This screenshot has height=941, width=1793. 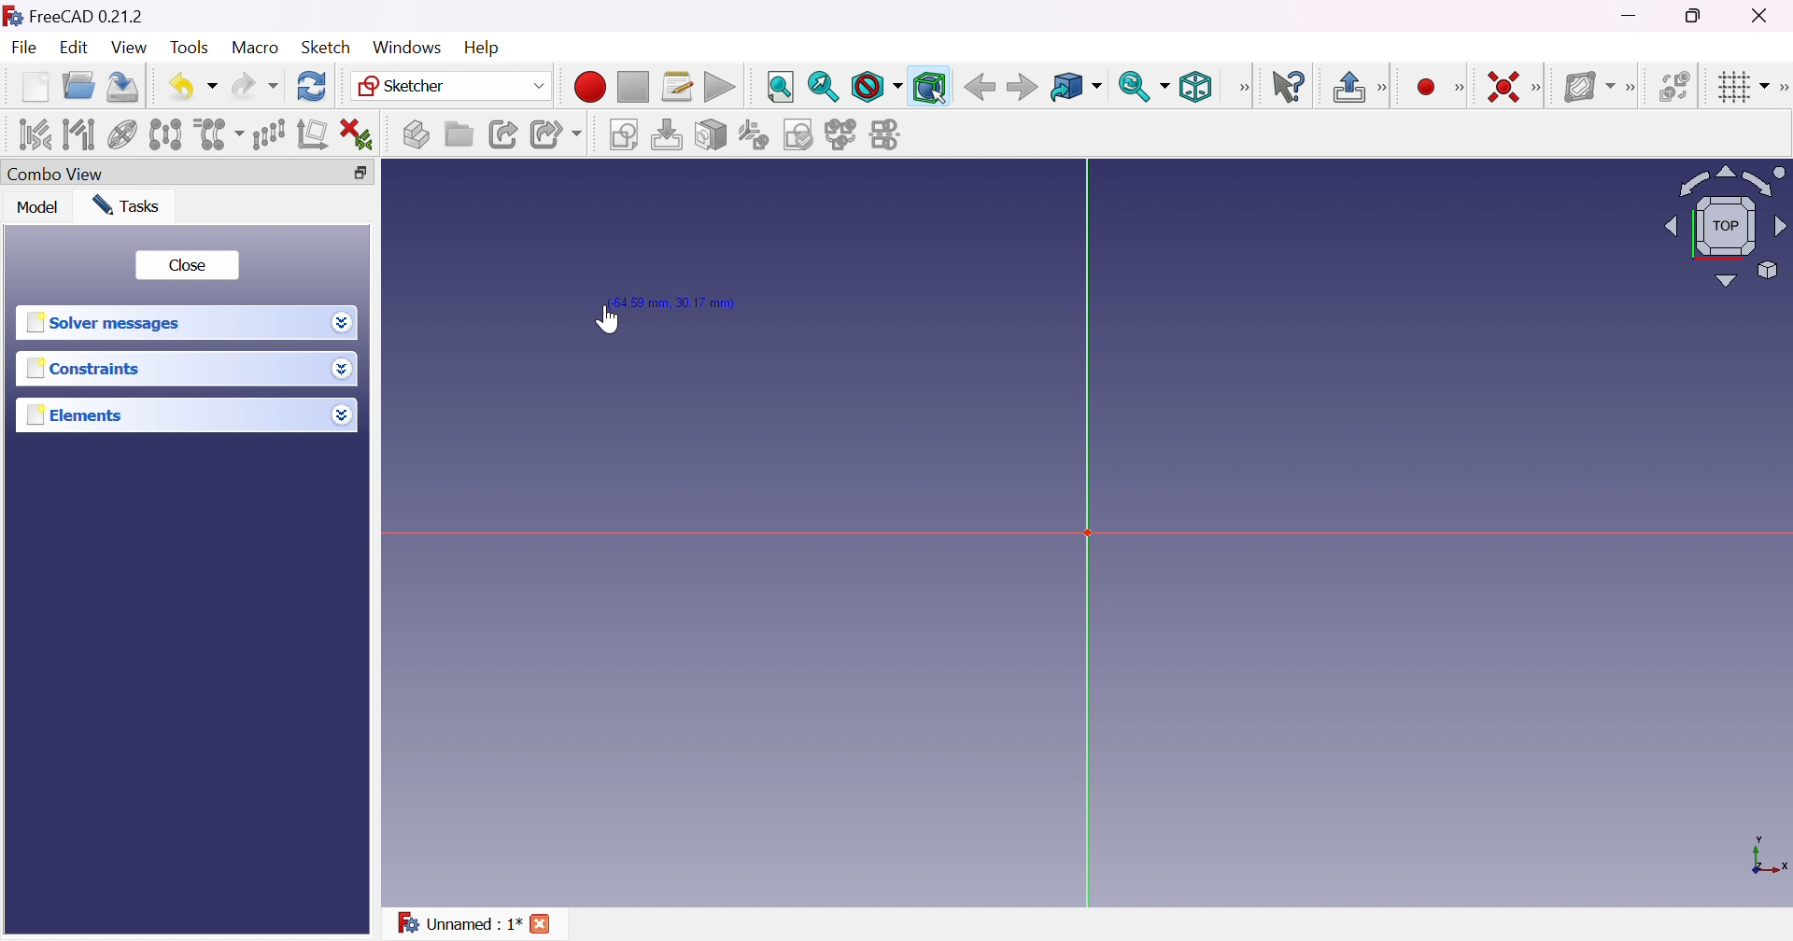 I want to click on Select associated constraints, so click(x=35, y=133).